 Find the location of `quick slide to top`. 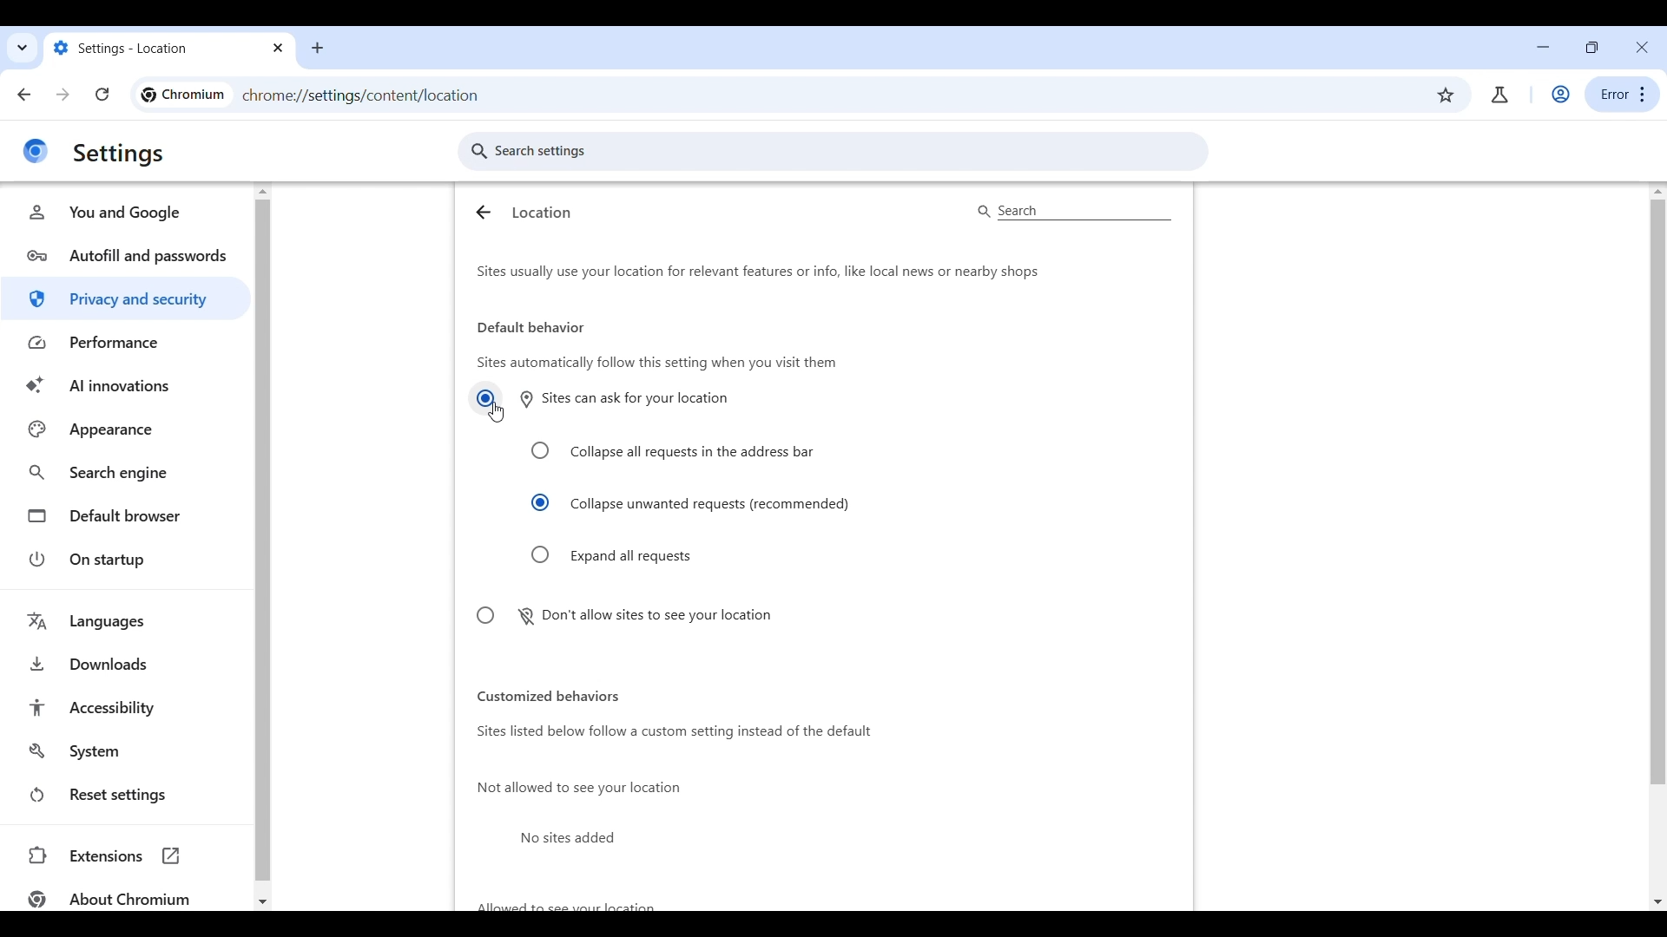

quick slide to top is located at coordinates (262, 189).